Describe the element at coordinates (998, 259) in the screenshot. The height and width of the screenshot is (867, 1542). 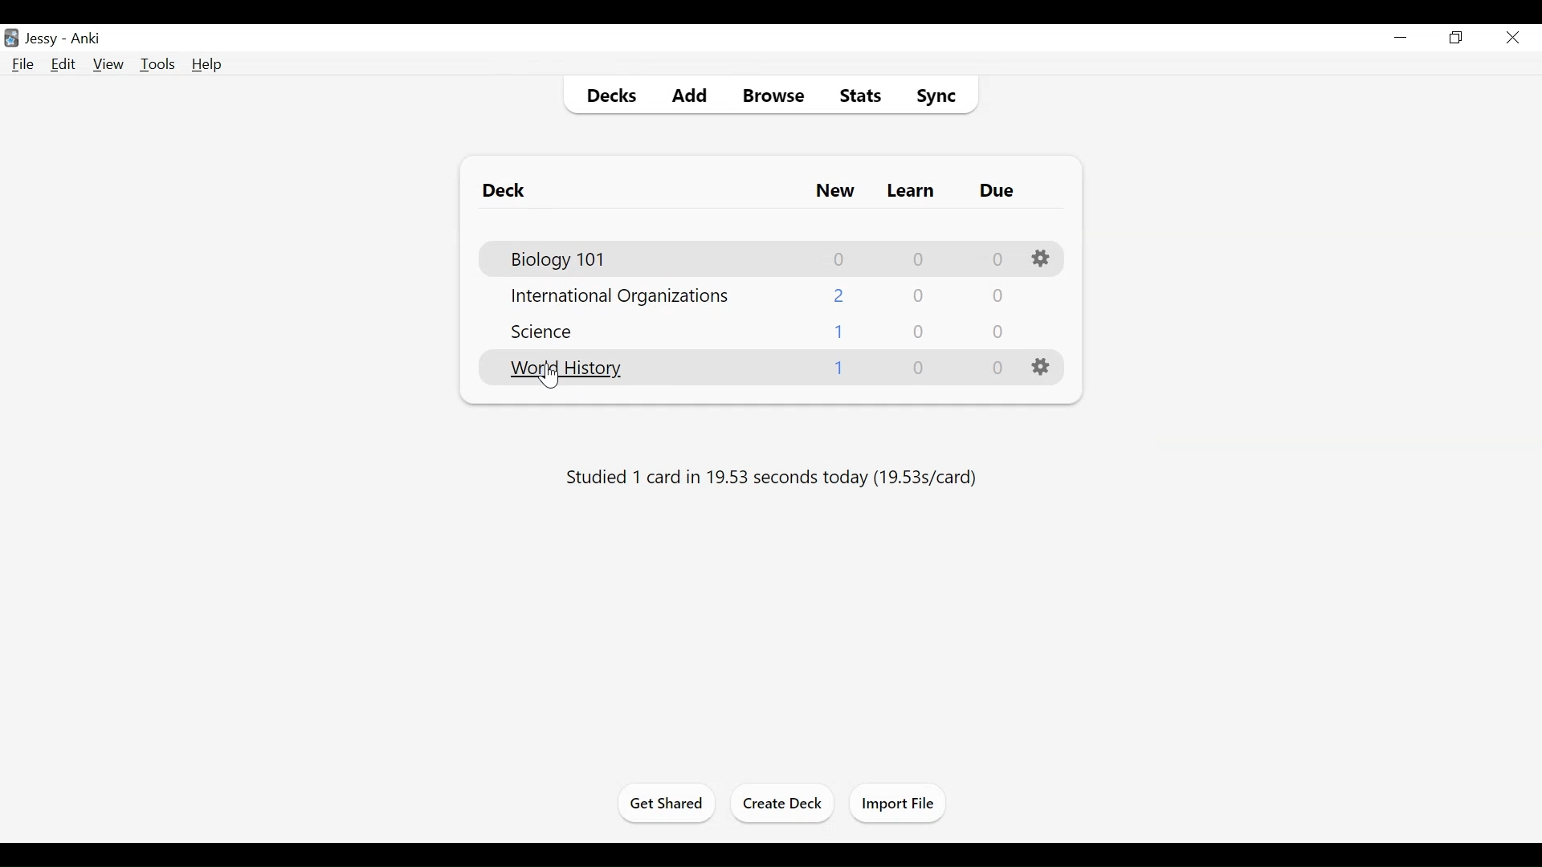
I see `Due Cards Count` at that location.